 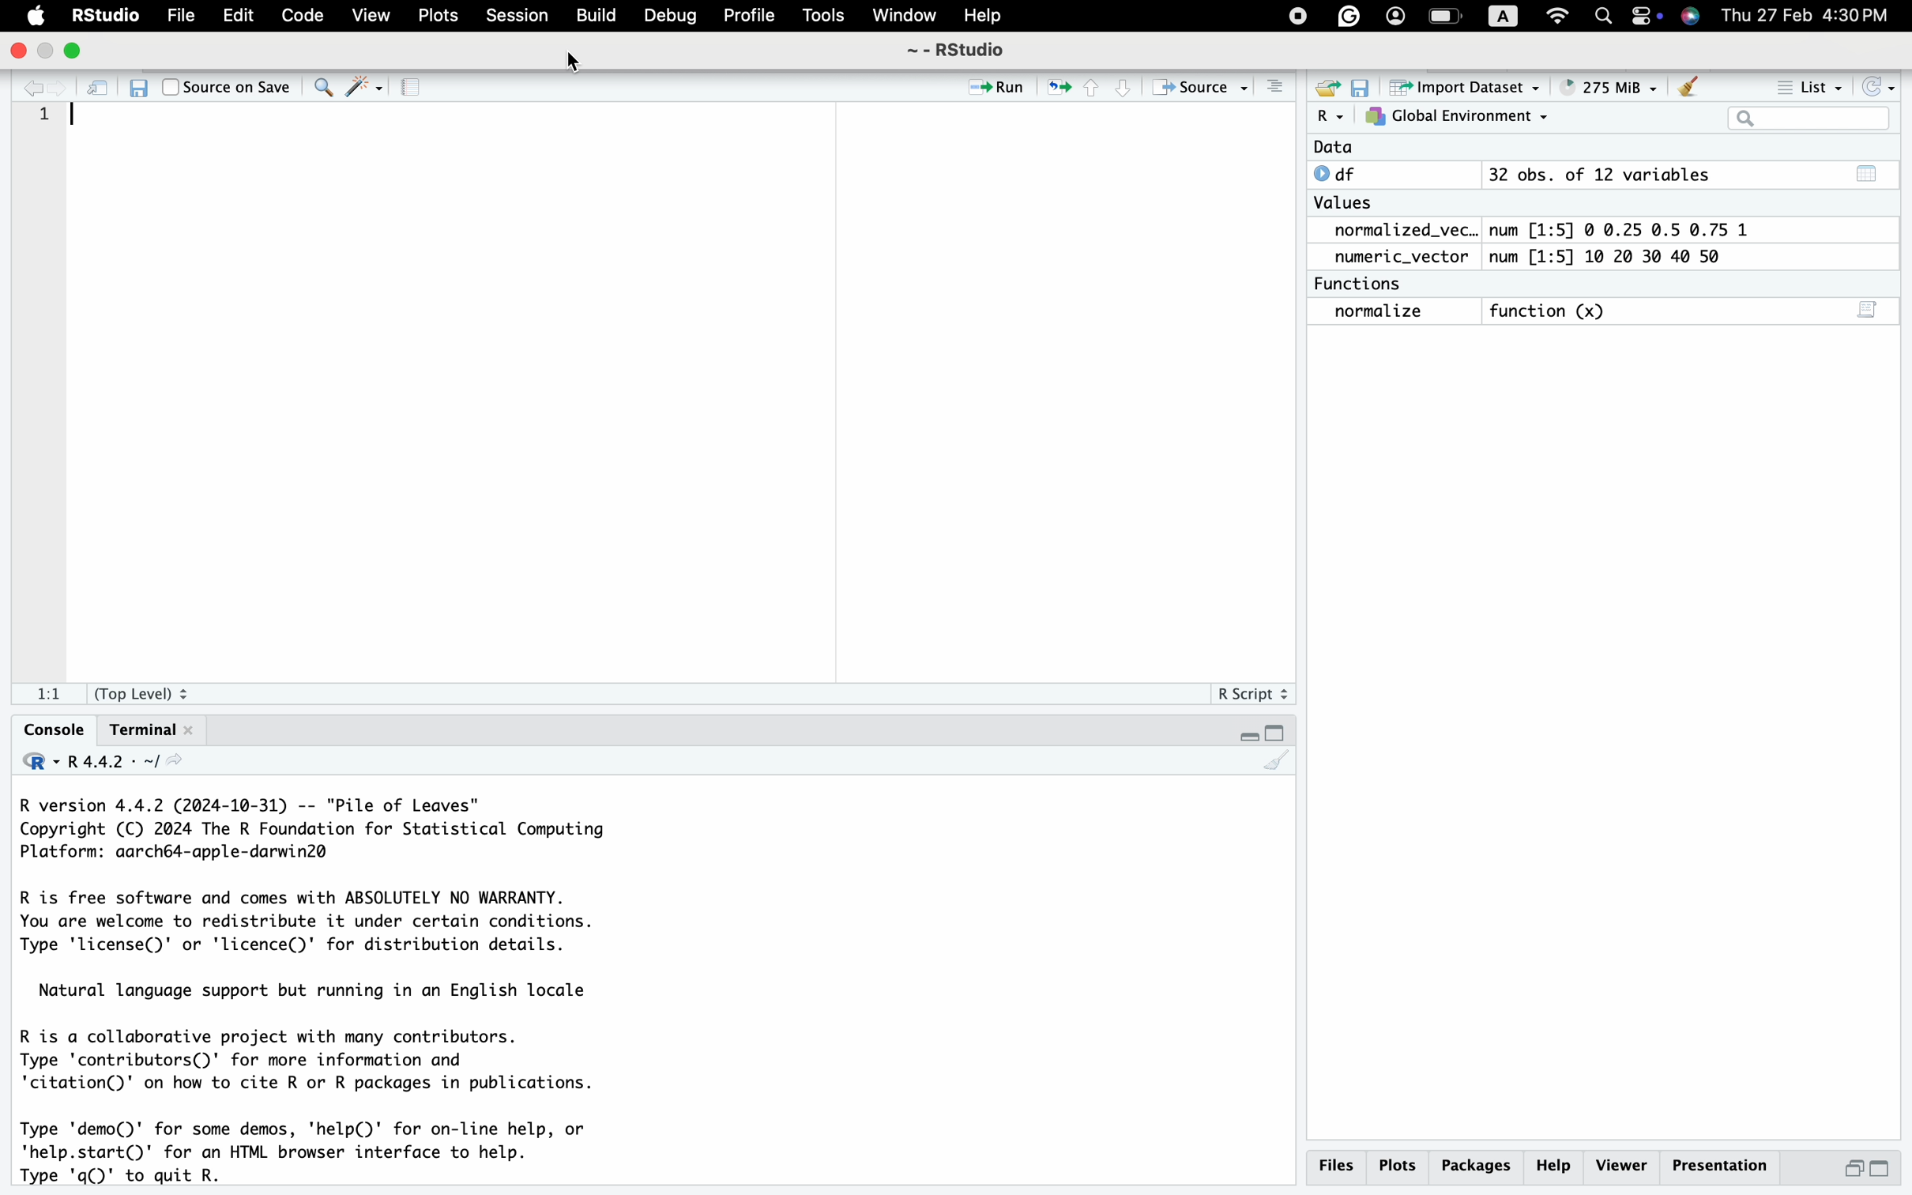 I want to click on File, so click(x=181, y=14).